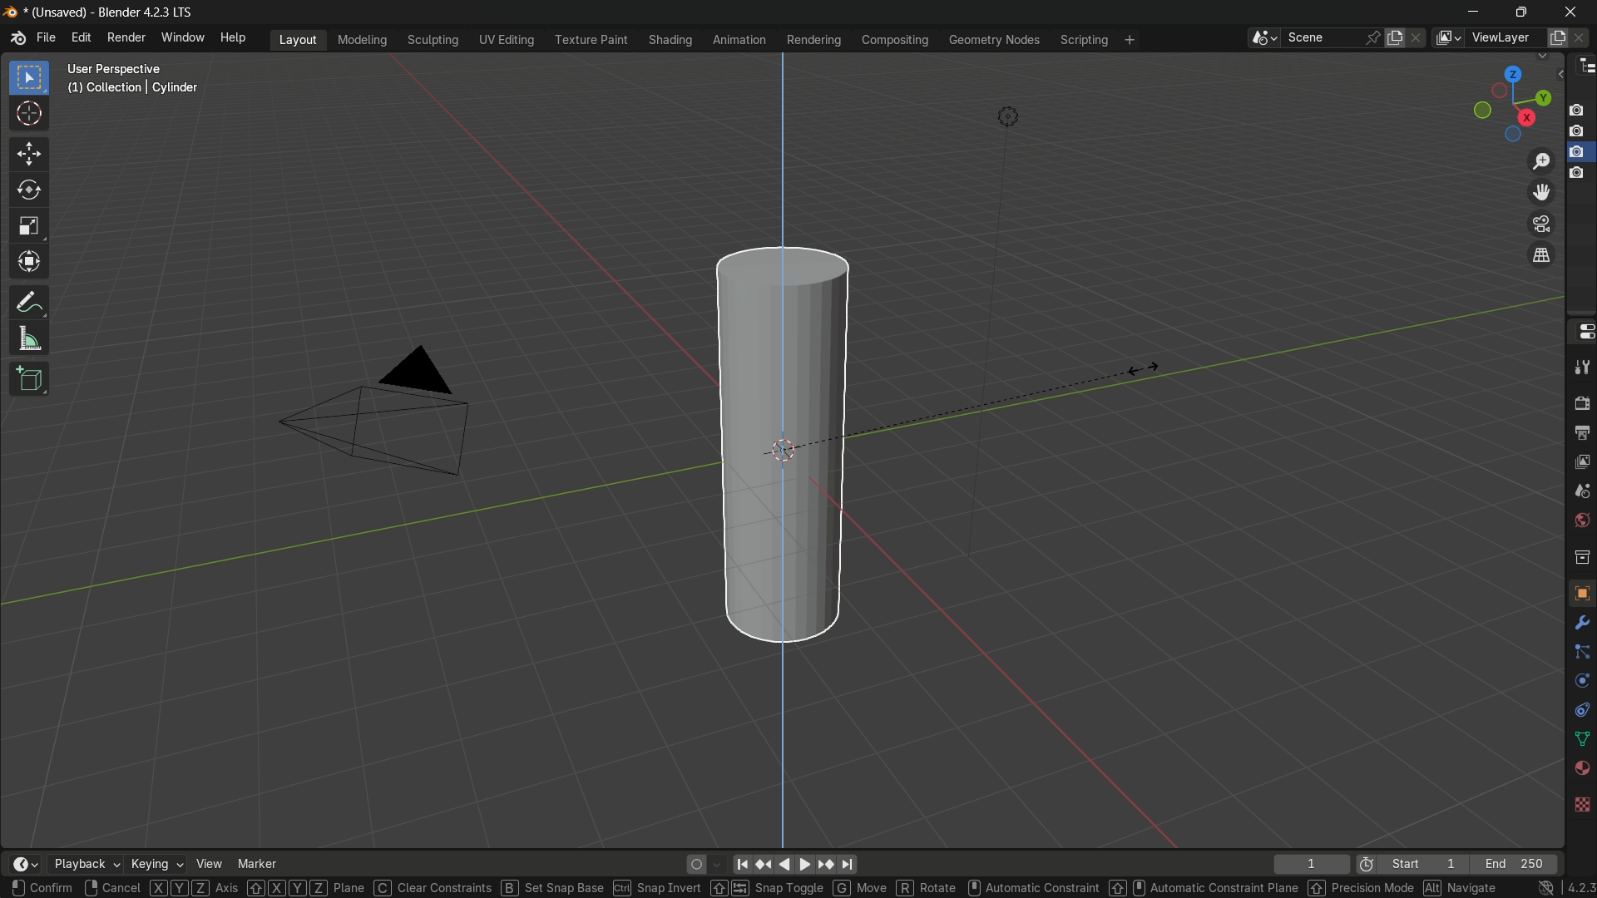 The height and width of the screenshot is (898, 1597). Describe the element at coordinates (1420, 39) in the screenshot. I see `delete scene` at that location.